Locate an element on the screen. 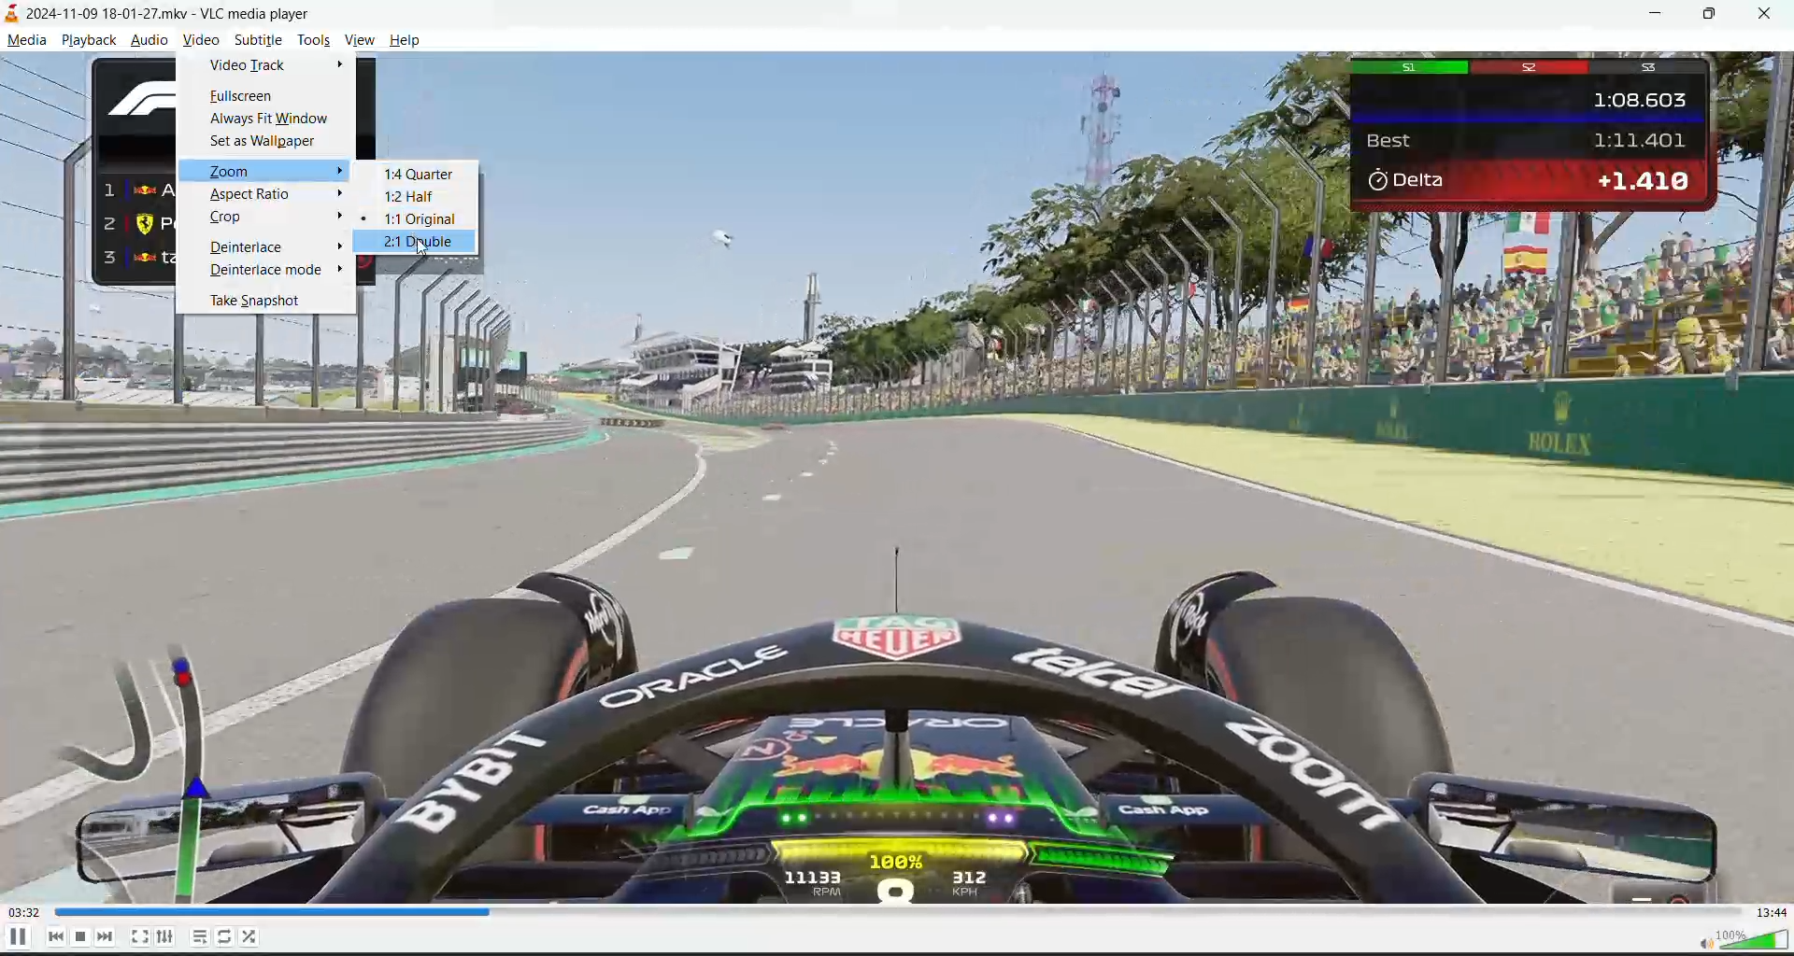  track name and app name is located at coordinates (175, 11).